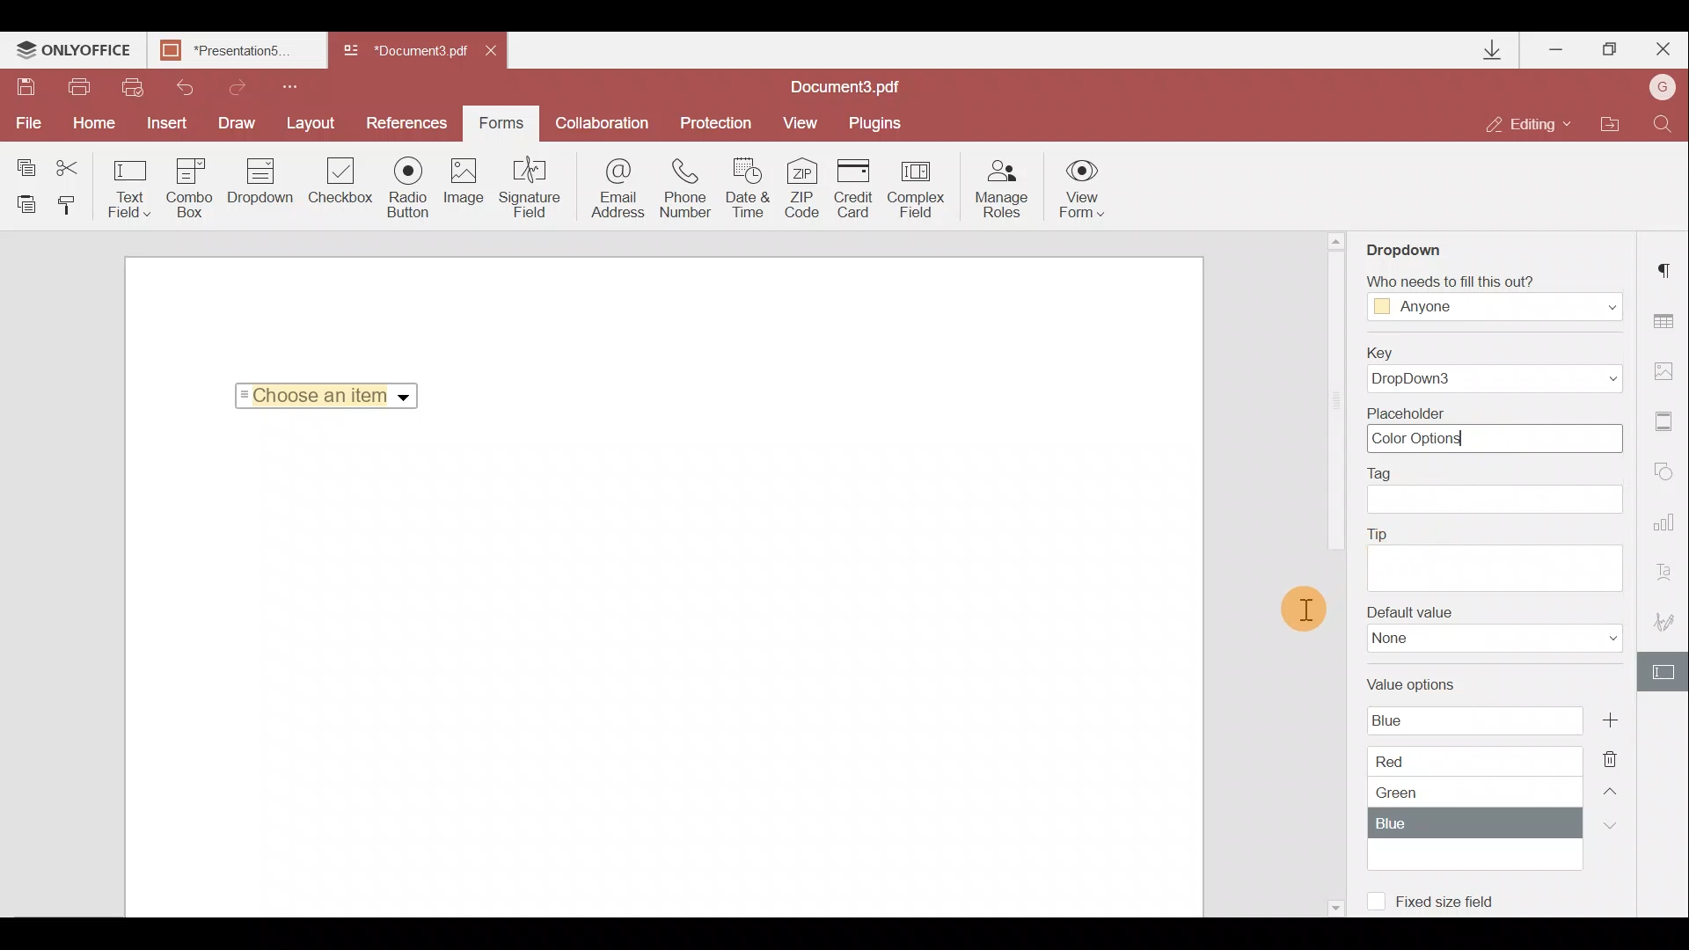 Image resolution: width=1689 pixels, height=950 pixels. Describe the element at coordinates (408, 123) in the screenshot. I see `Preferences` at that location.